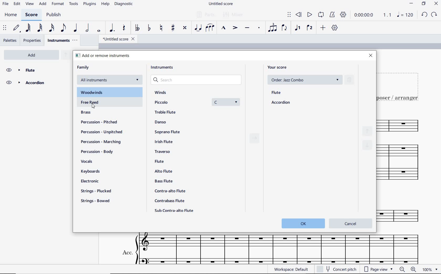 Image resolution: width=441 pixels, height=274 pixels. Describe the element at coordinates (225, 102) in the screenshot. I see `c` at that location.